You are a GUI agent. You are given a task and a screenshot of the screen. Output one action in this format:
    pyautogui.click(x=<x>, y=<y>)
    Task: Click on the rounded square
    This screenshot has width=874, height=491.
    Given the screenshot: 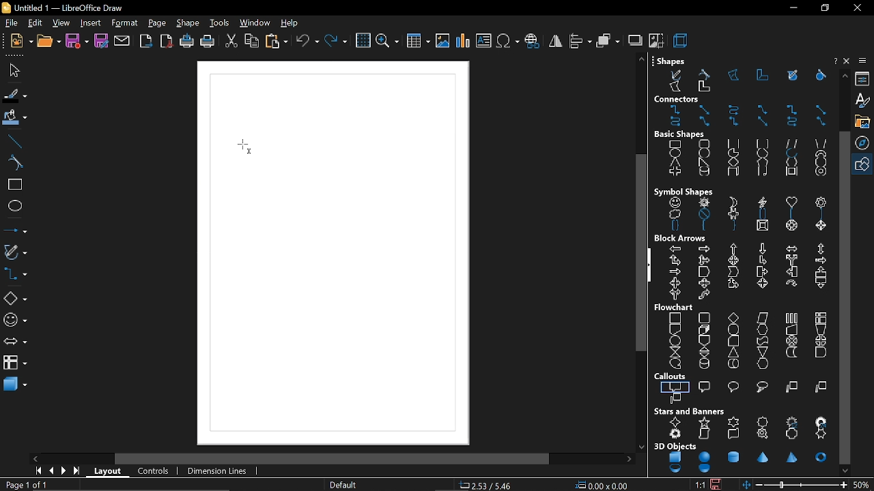 What is the action you would take?
    pyautogui.click(x=761, y=143)
    